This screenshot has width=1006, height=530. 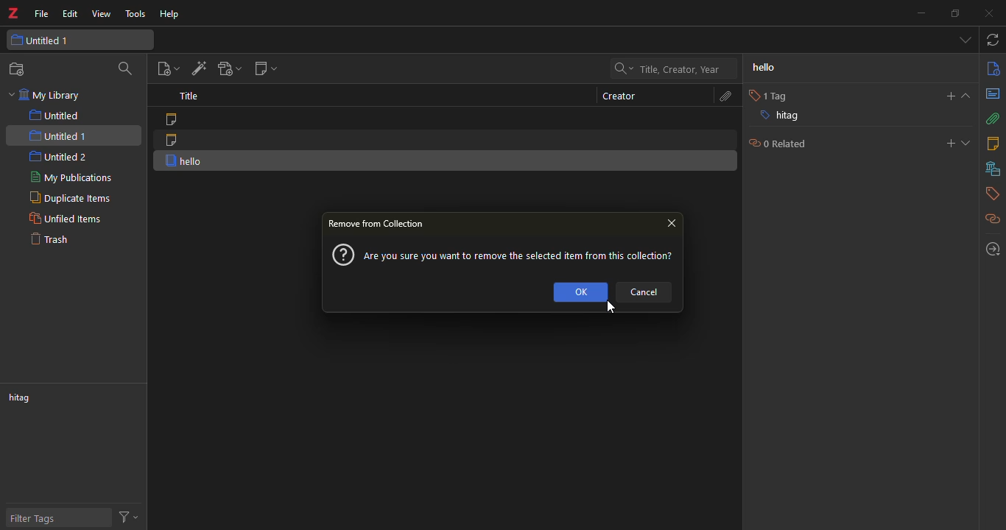 I want to click on filter tags, so click(x=36, y=520).